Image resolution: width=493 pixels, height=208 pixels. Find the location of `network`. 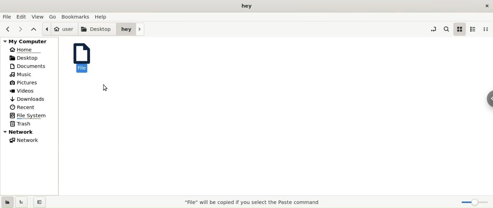

network is located at coordinates (30, 140).